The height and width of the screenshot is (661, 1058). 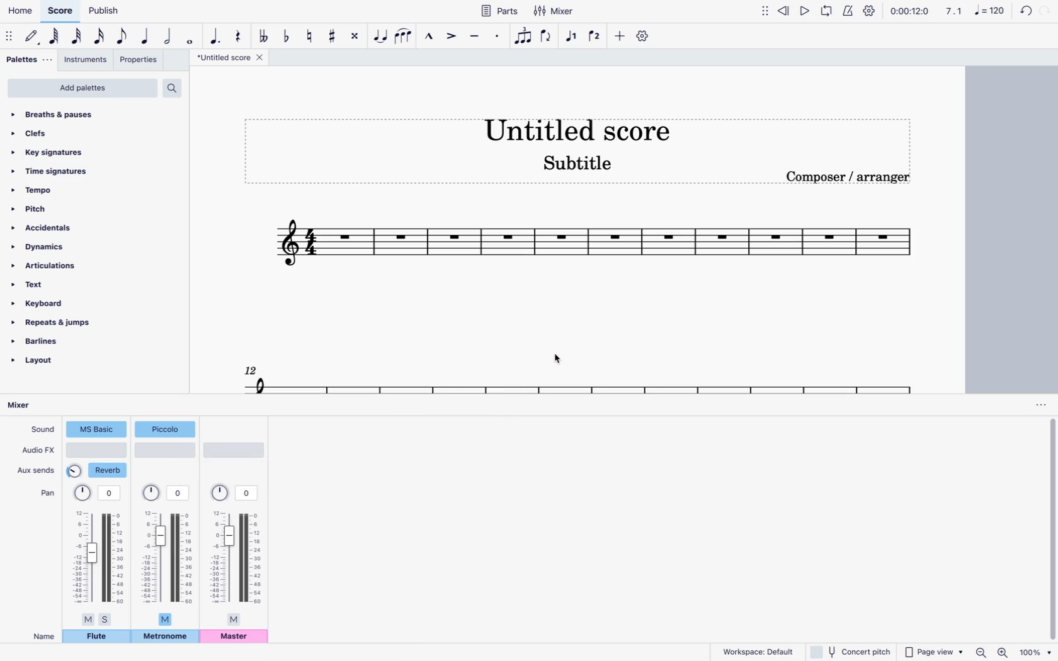 What do you see at coordinates (192, 38) in the screenshot?
I see `full note` at bounding box center [192, 38].